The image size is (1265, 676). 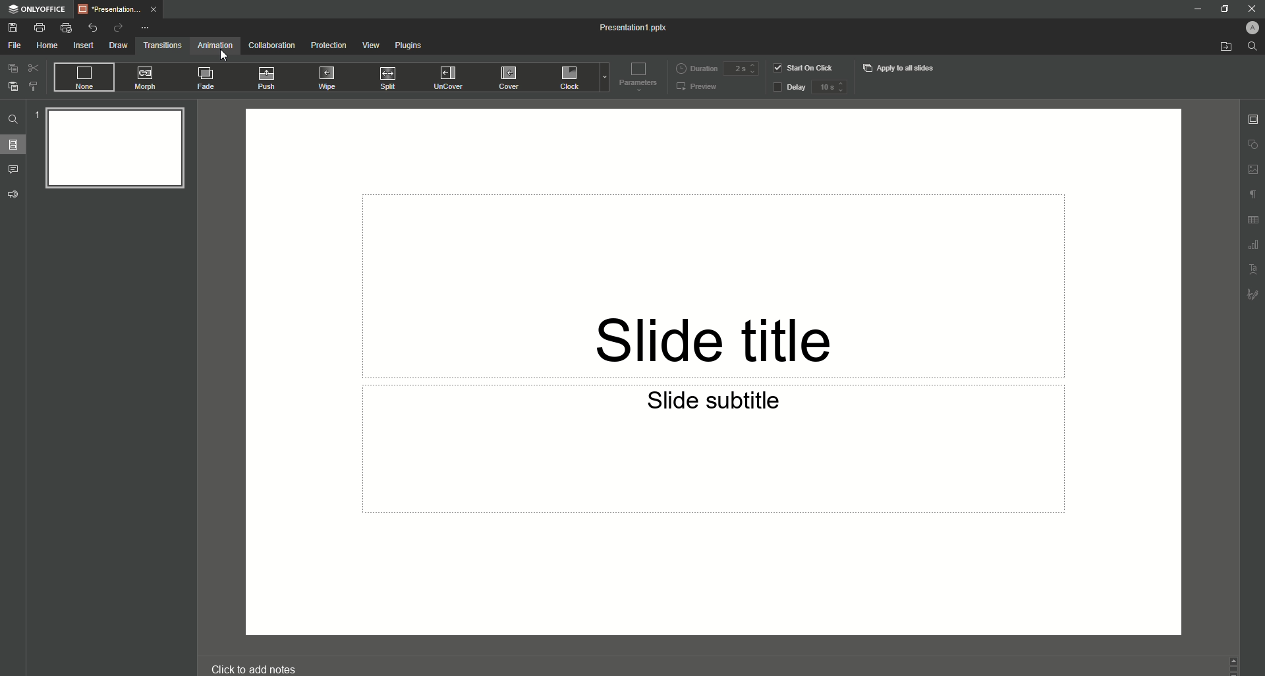 What do you see at coordinates (1252, 47) in the screenshot?
I see `Find` at bounding box center [1252, 47].